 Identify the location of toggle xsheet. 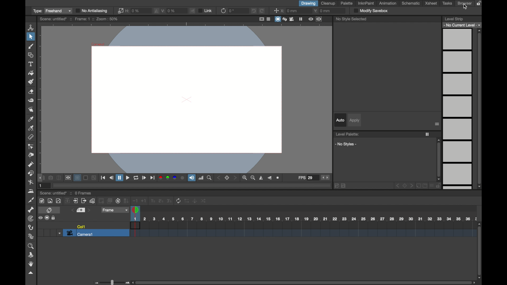
(49, 210).